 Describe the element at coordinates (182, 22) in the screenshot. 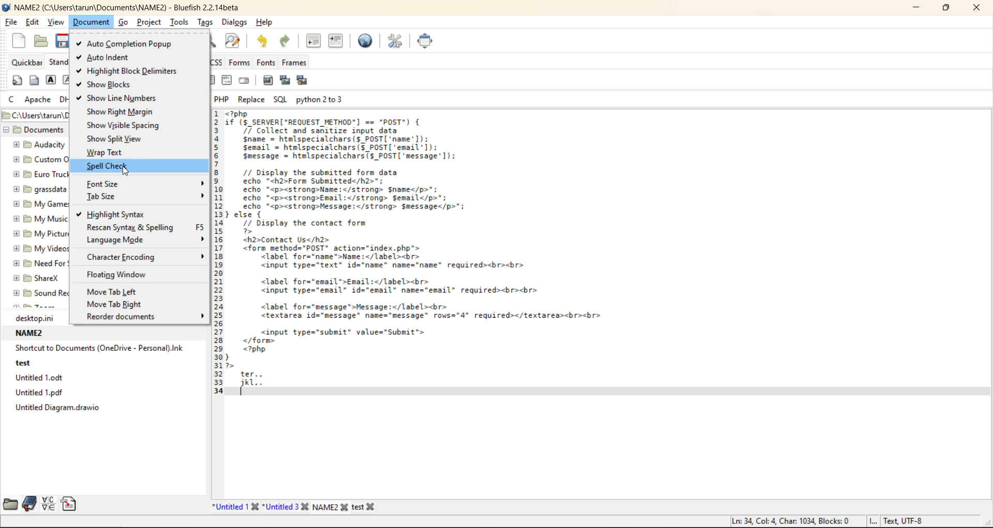

I see `tools` at that location.